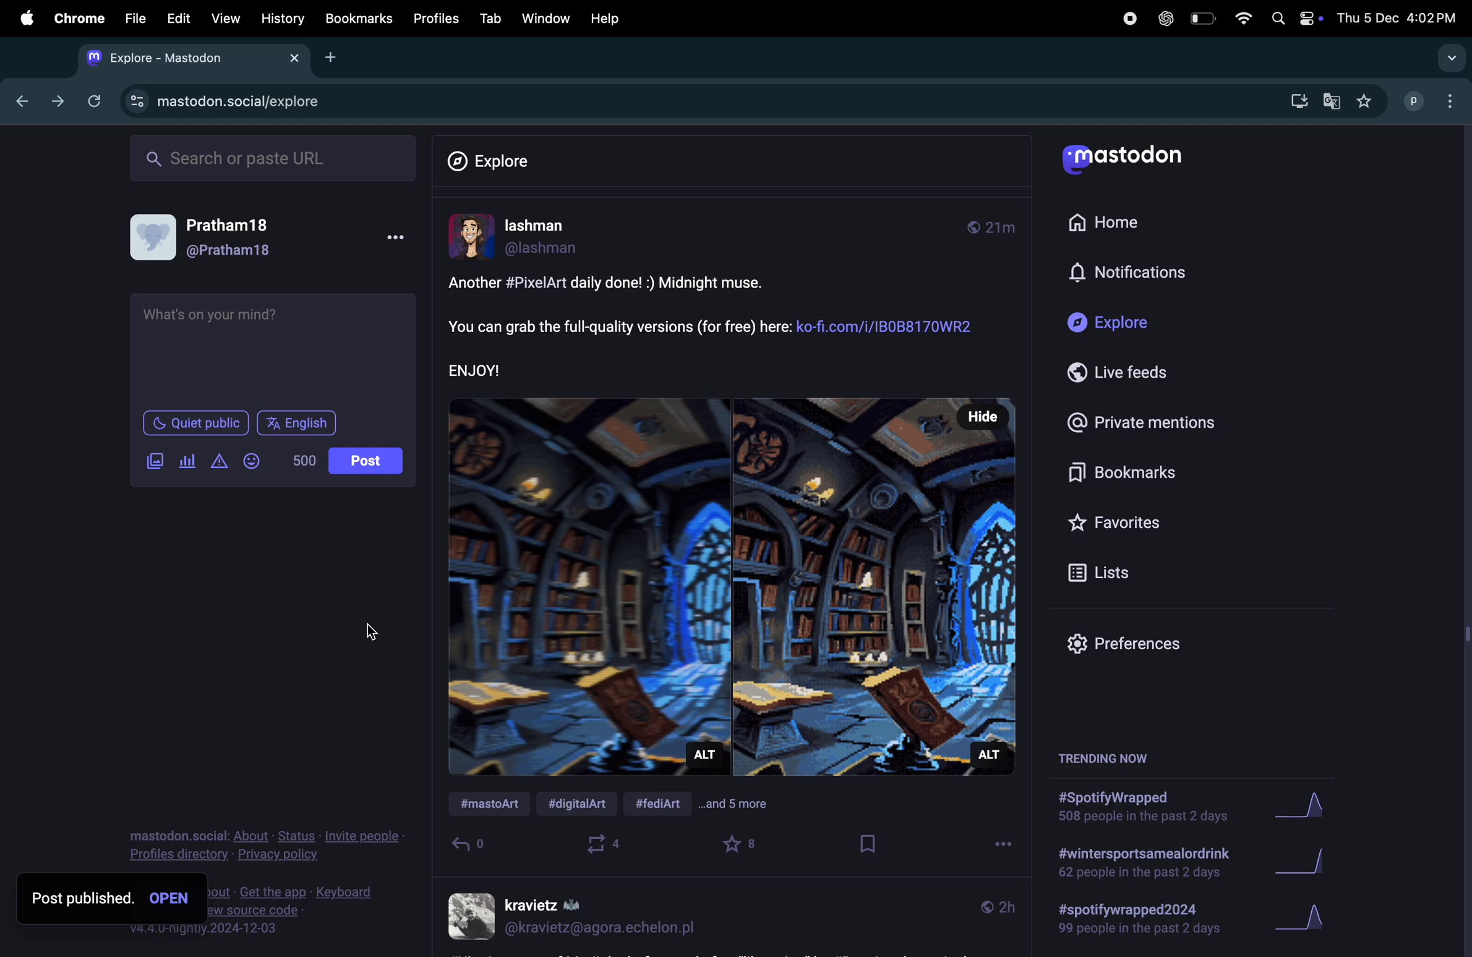 This screenshot has width=1472, height=957. What do you see at coordinates (1201, 17) in the screenshot?
I see `battery` at bounding box center [1201, 17].